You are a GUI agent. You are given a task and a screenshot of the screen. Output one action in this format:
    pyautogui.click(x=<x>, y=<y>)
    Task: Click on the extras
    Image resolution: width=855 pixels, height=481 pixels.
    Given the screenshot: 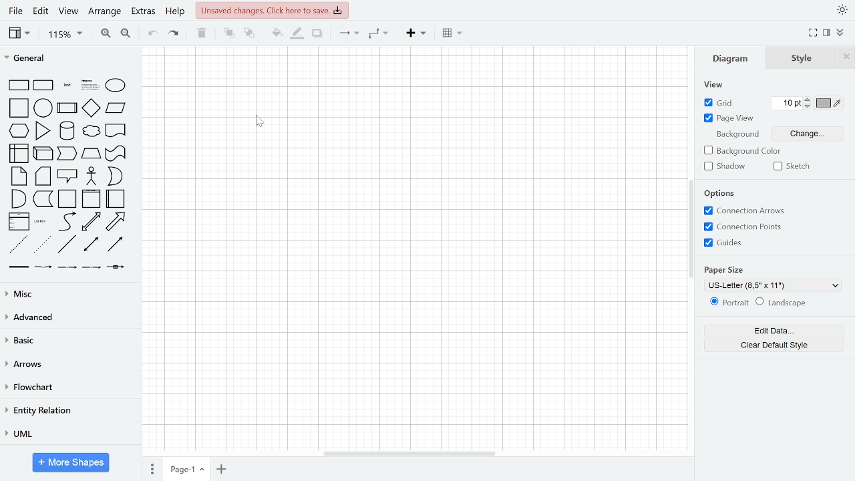 What is the action you would take?
    pyautogui.click(x=145, y=13)
    